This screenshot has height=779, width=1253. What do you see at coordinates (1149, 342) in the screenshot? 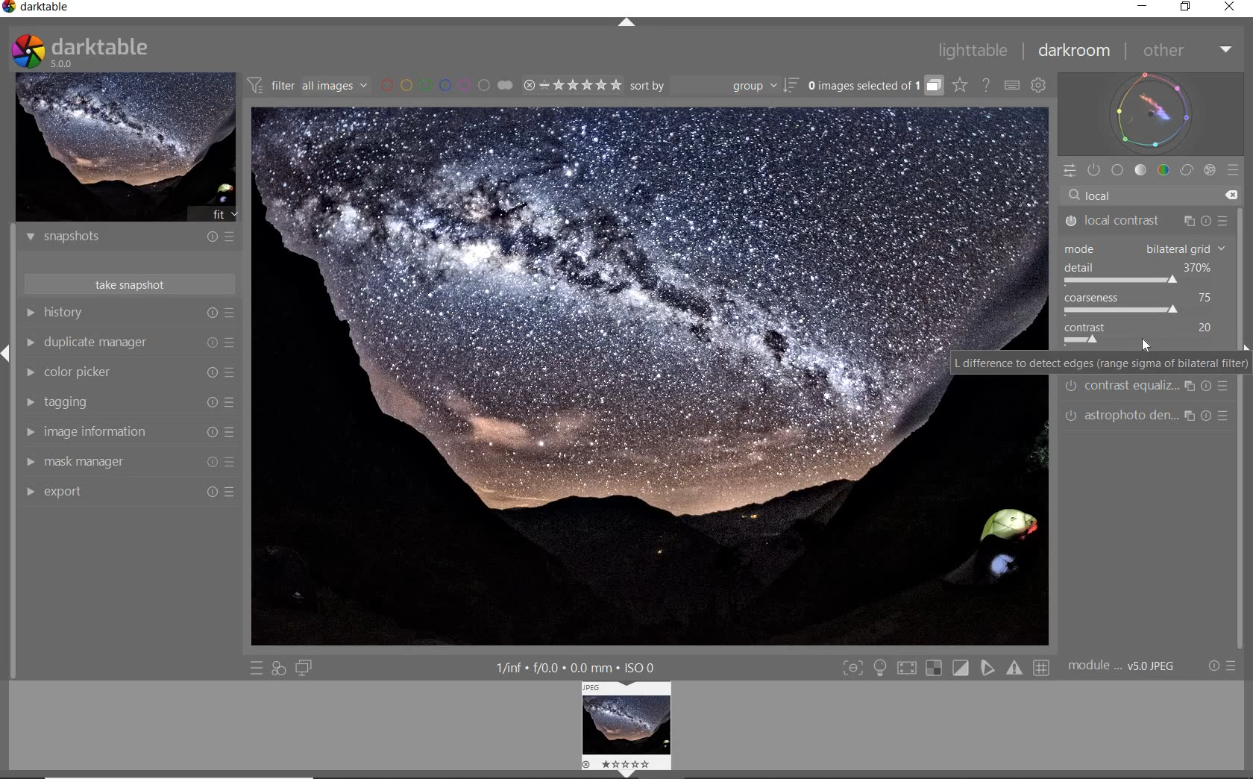
I see `cursor` at bounding box center [1149, 342].